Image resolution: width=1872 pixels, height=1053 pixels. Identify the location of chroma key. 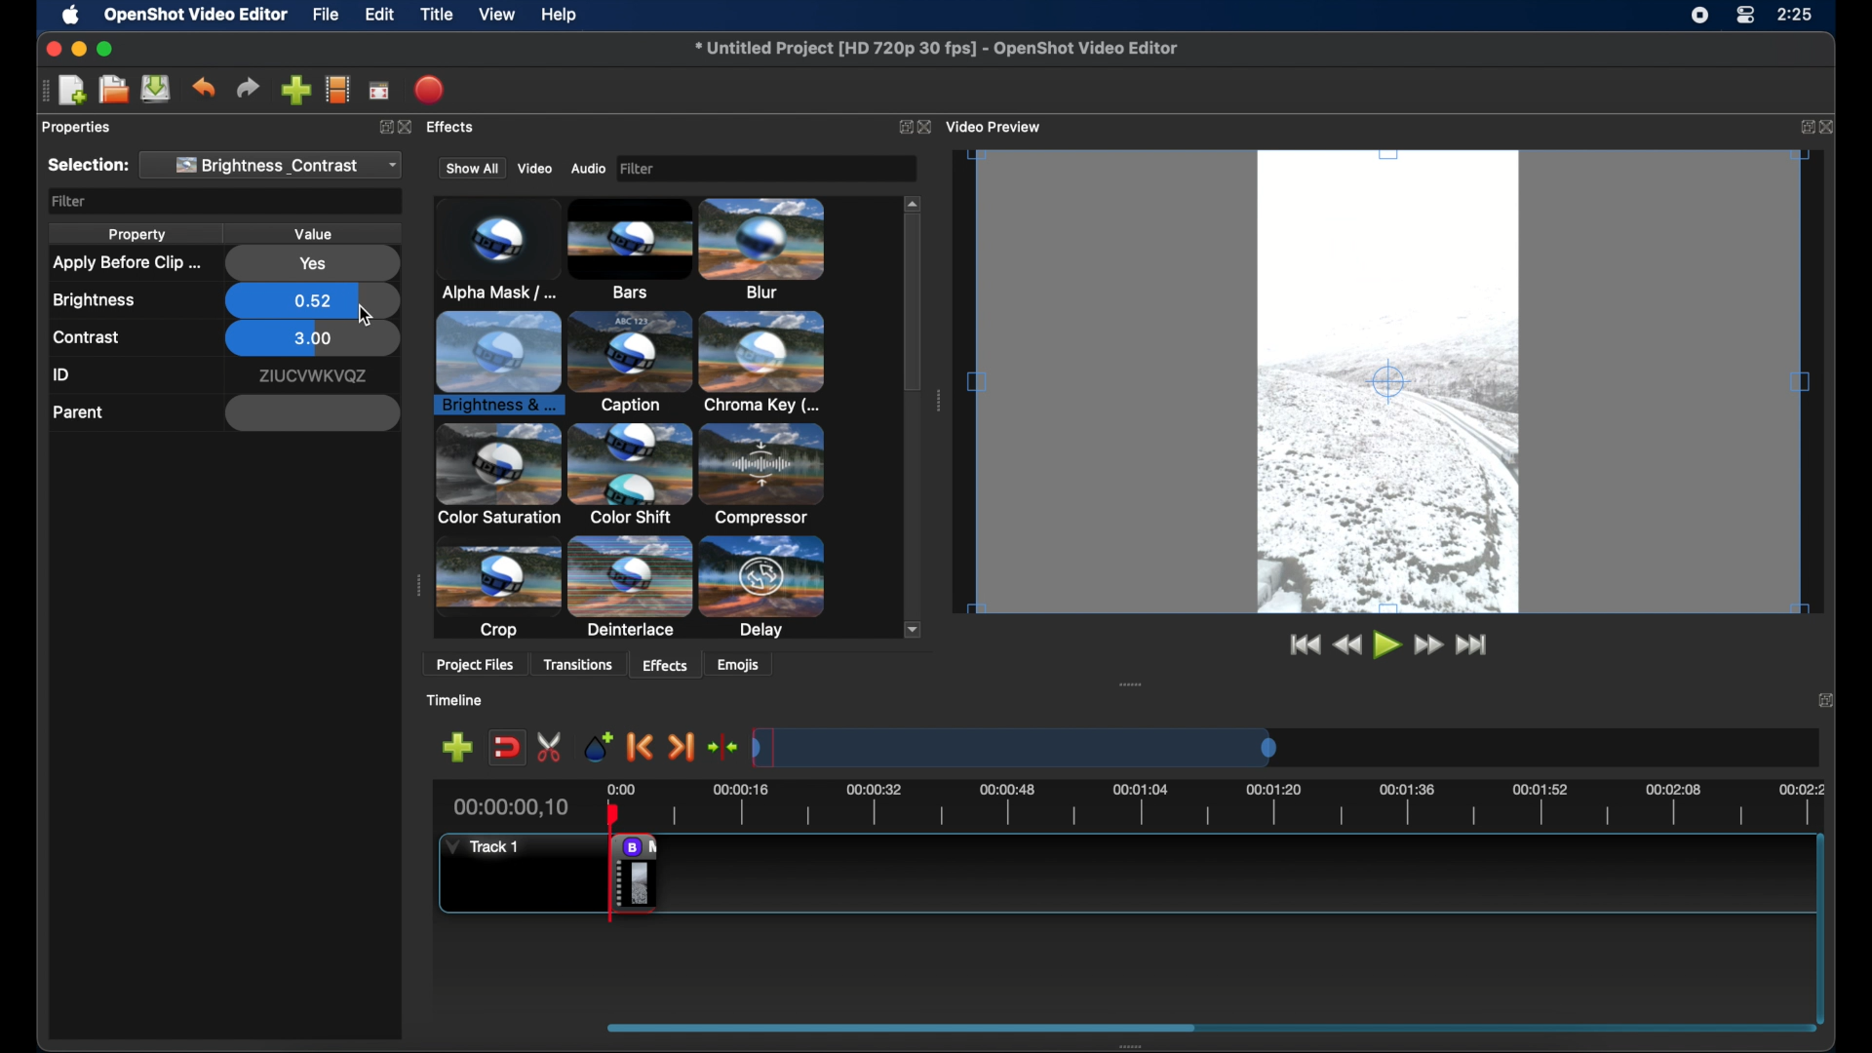
(498, 363).